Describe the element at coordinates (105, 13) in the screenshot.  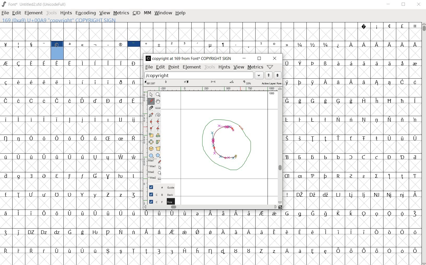
I see `view` at that location.